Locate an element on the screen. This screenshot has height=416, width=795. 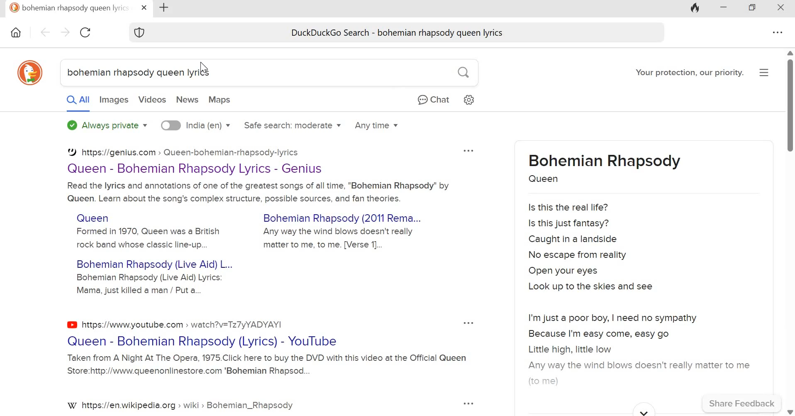
Queen is located at coordinates (95, 218).